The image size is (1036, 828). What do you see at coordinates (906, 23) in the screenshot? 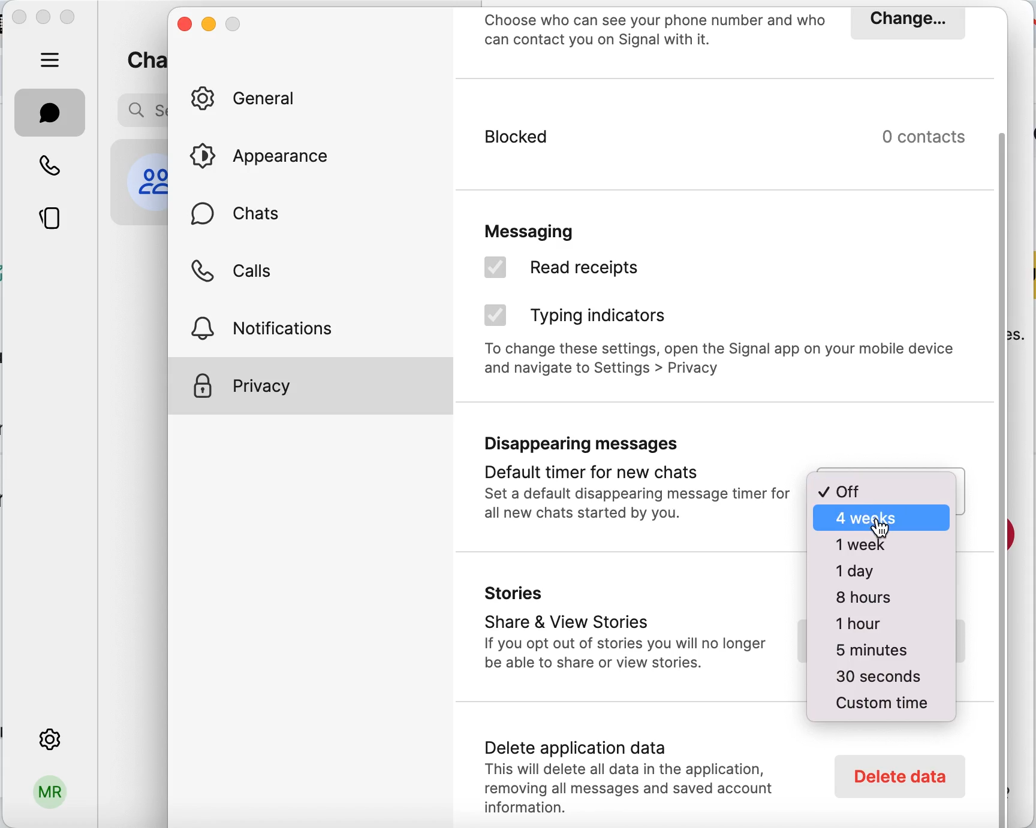
I see `change` at bounding box center [906, 23].